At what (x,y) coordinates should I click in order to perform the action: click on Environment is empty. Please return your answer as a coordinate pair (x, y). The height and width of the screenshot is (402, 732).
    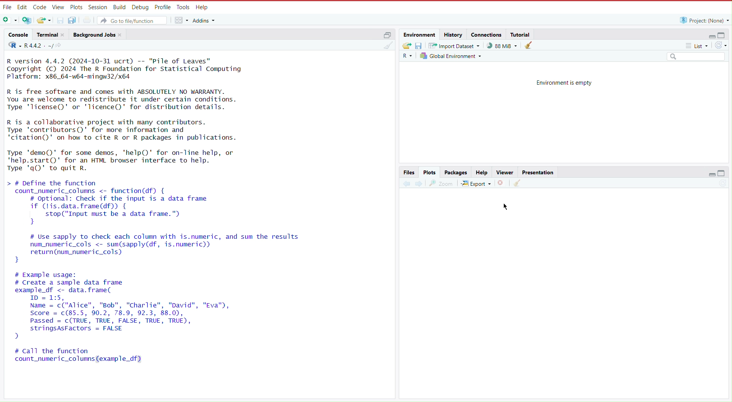
    Looking at the image, I should click on (564, 82).